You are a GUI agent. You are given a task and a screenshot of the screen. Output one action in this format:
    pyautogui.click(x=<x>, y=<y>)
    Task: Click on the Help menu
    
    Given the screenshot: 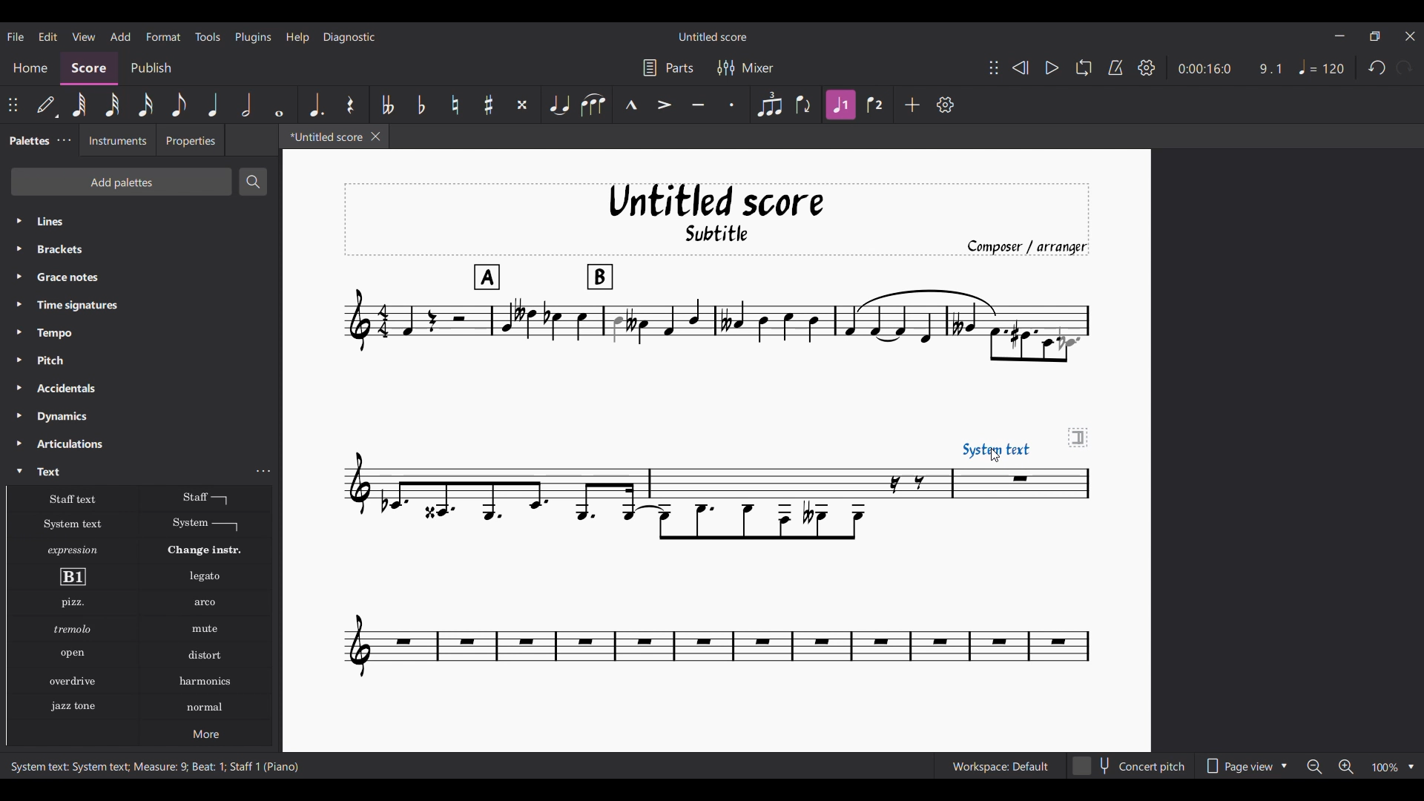 What is the action you would take?
    pyautogui.click(x=297, y=37)
    